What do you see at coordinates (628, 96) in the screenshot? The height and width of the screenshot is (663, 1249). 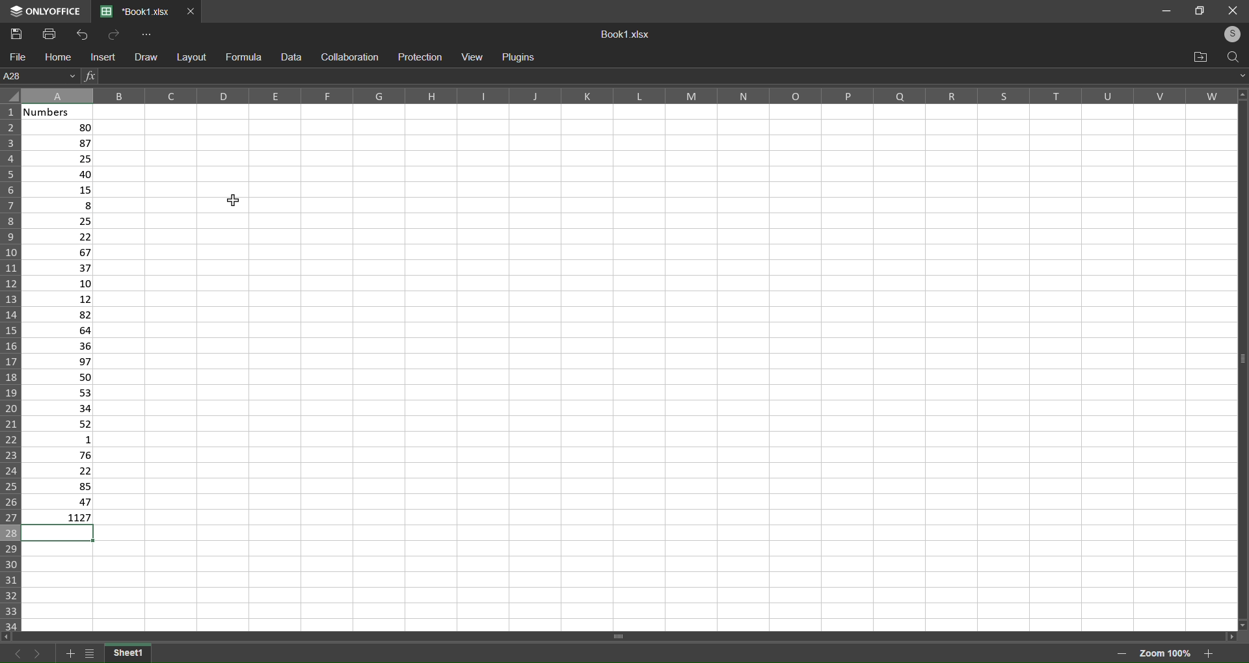 I see `Column label` at bounding box center [628, 96].